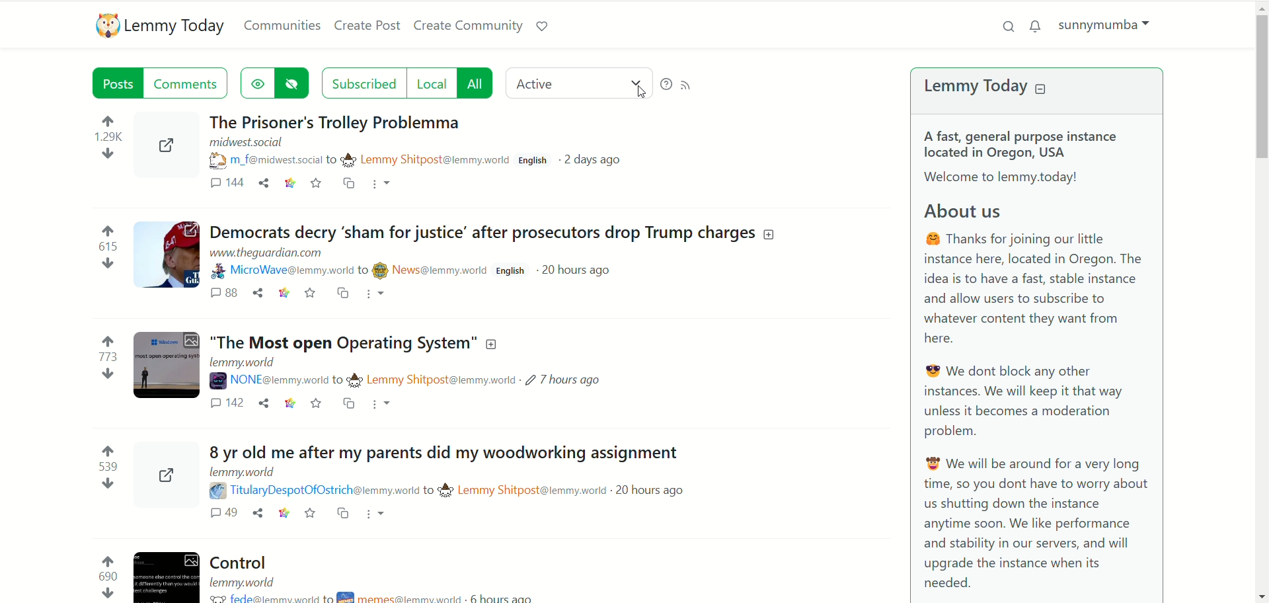  What do you see at coordinates (165, 256) in the screenshot?
I see `Preview image` at bounding box center [165, 256].